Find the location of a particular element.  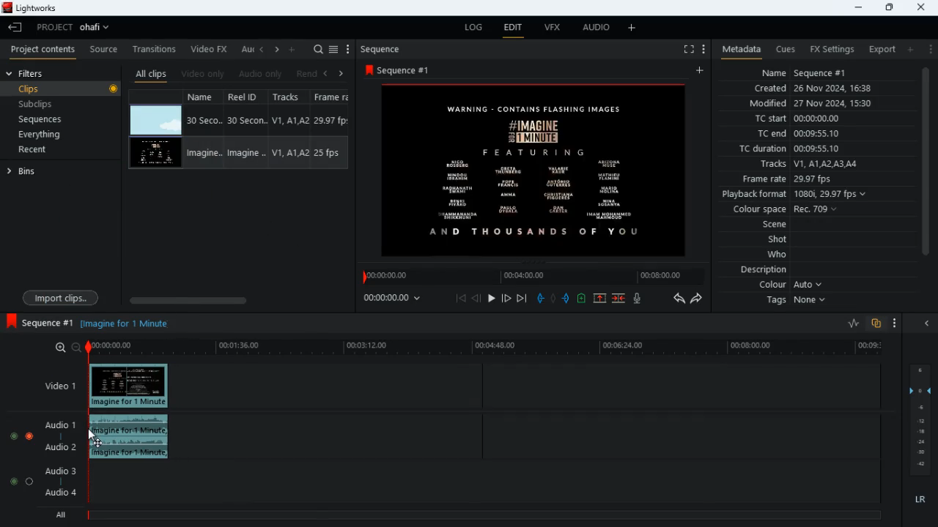

toggle is located at coordinates (30, 481).